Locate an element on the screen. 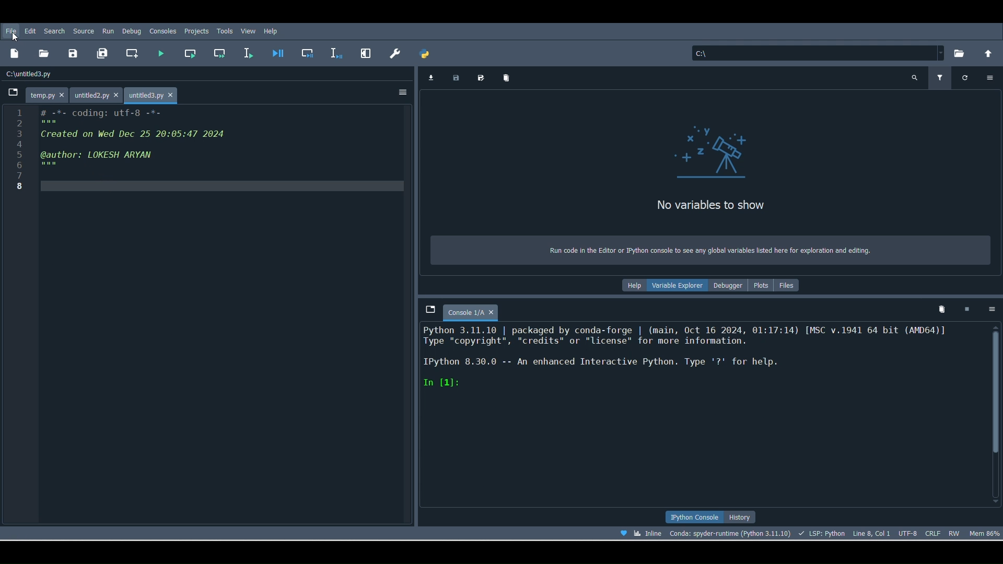 The width and height of the screenshot is (1003, 564). Save data as is located at coordinates (484, 77).